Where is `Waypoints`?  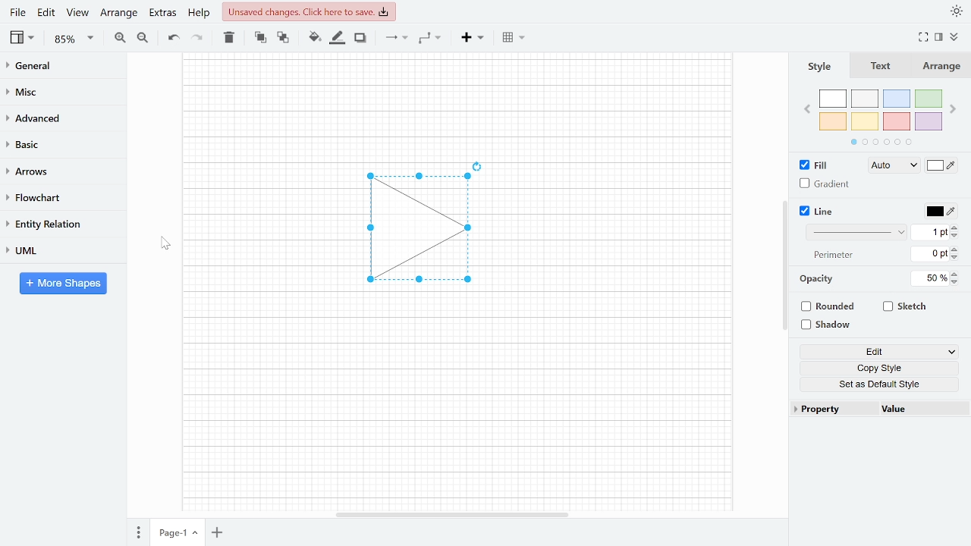
Waypoints is located at coordinates (431, 37).